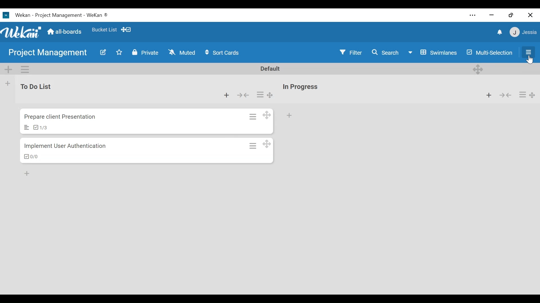  I want to click on Toggle Favorite, so click(120, 52).